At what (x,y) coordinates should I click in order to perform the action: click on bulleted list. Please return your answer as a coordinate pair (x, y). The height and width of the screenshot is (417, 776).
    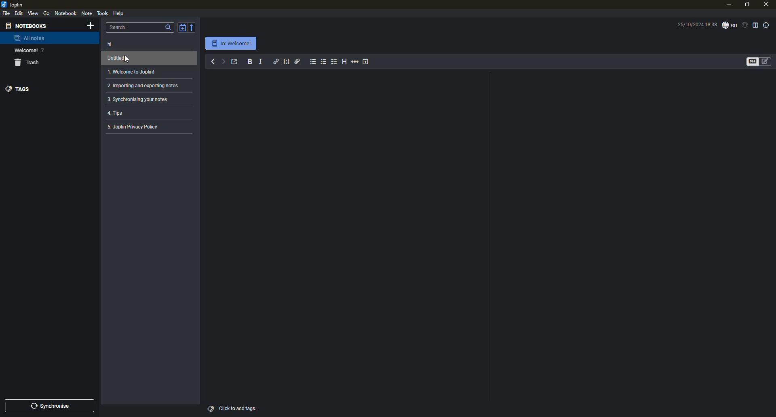
    Looking at the image, I should click on (313, 61).